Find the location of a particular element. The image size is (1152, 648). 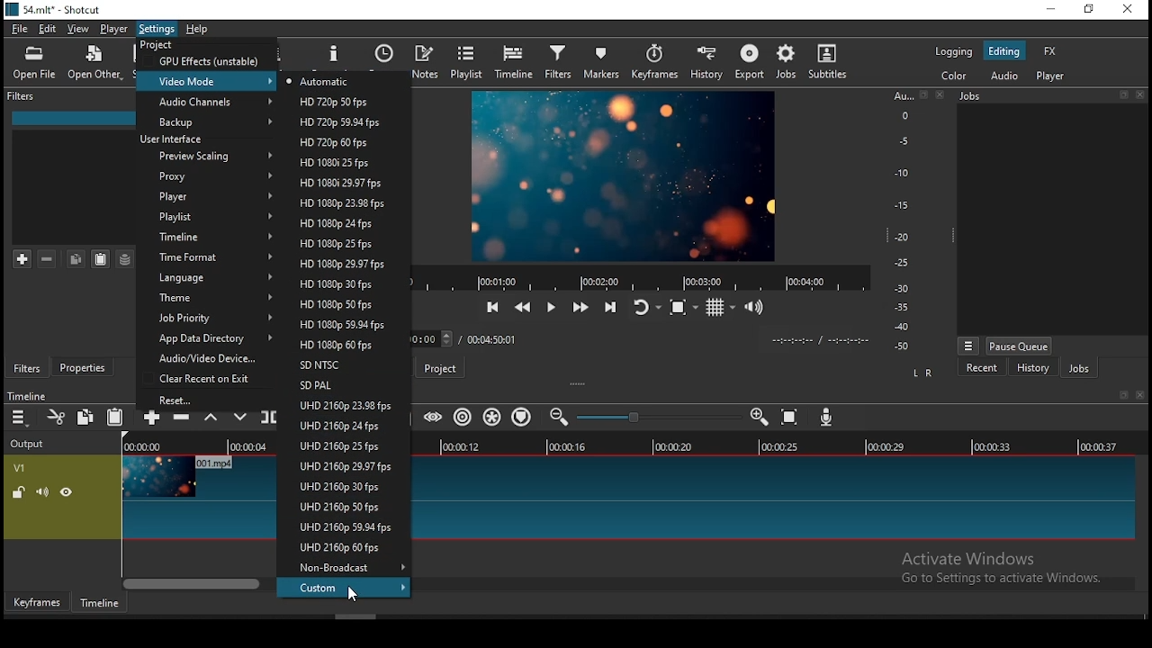

-15 is located at coordinates (900, 204).